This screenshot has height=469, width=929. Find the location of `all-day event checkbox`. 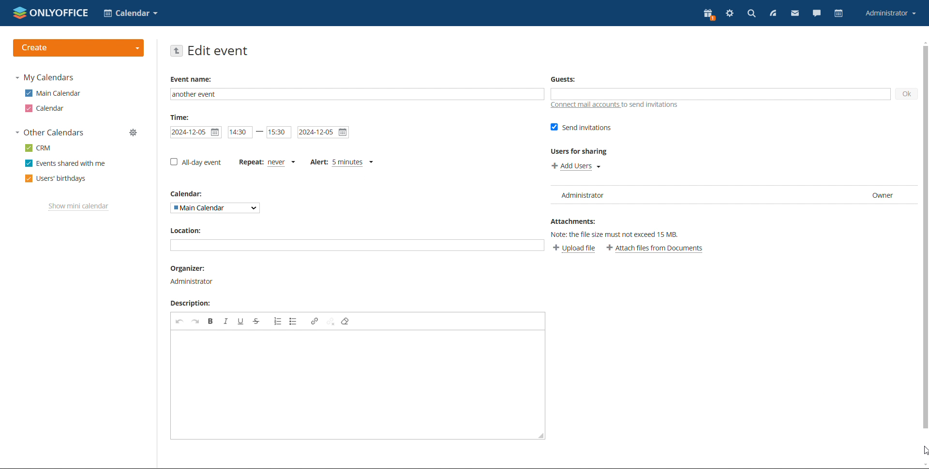

all-day event checkbox is located at coordinates (196, 162).